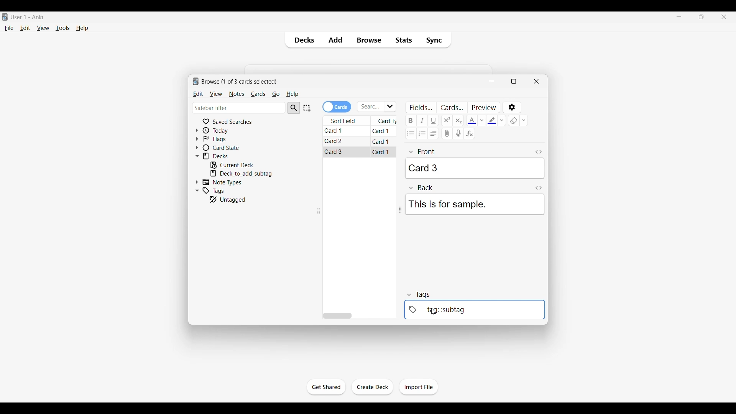 Image resolution: width=736 pixels, height=414 pixels. Describe the element at coordinates (724, 17) in the screenshot. I see `Close interface` at that location.